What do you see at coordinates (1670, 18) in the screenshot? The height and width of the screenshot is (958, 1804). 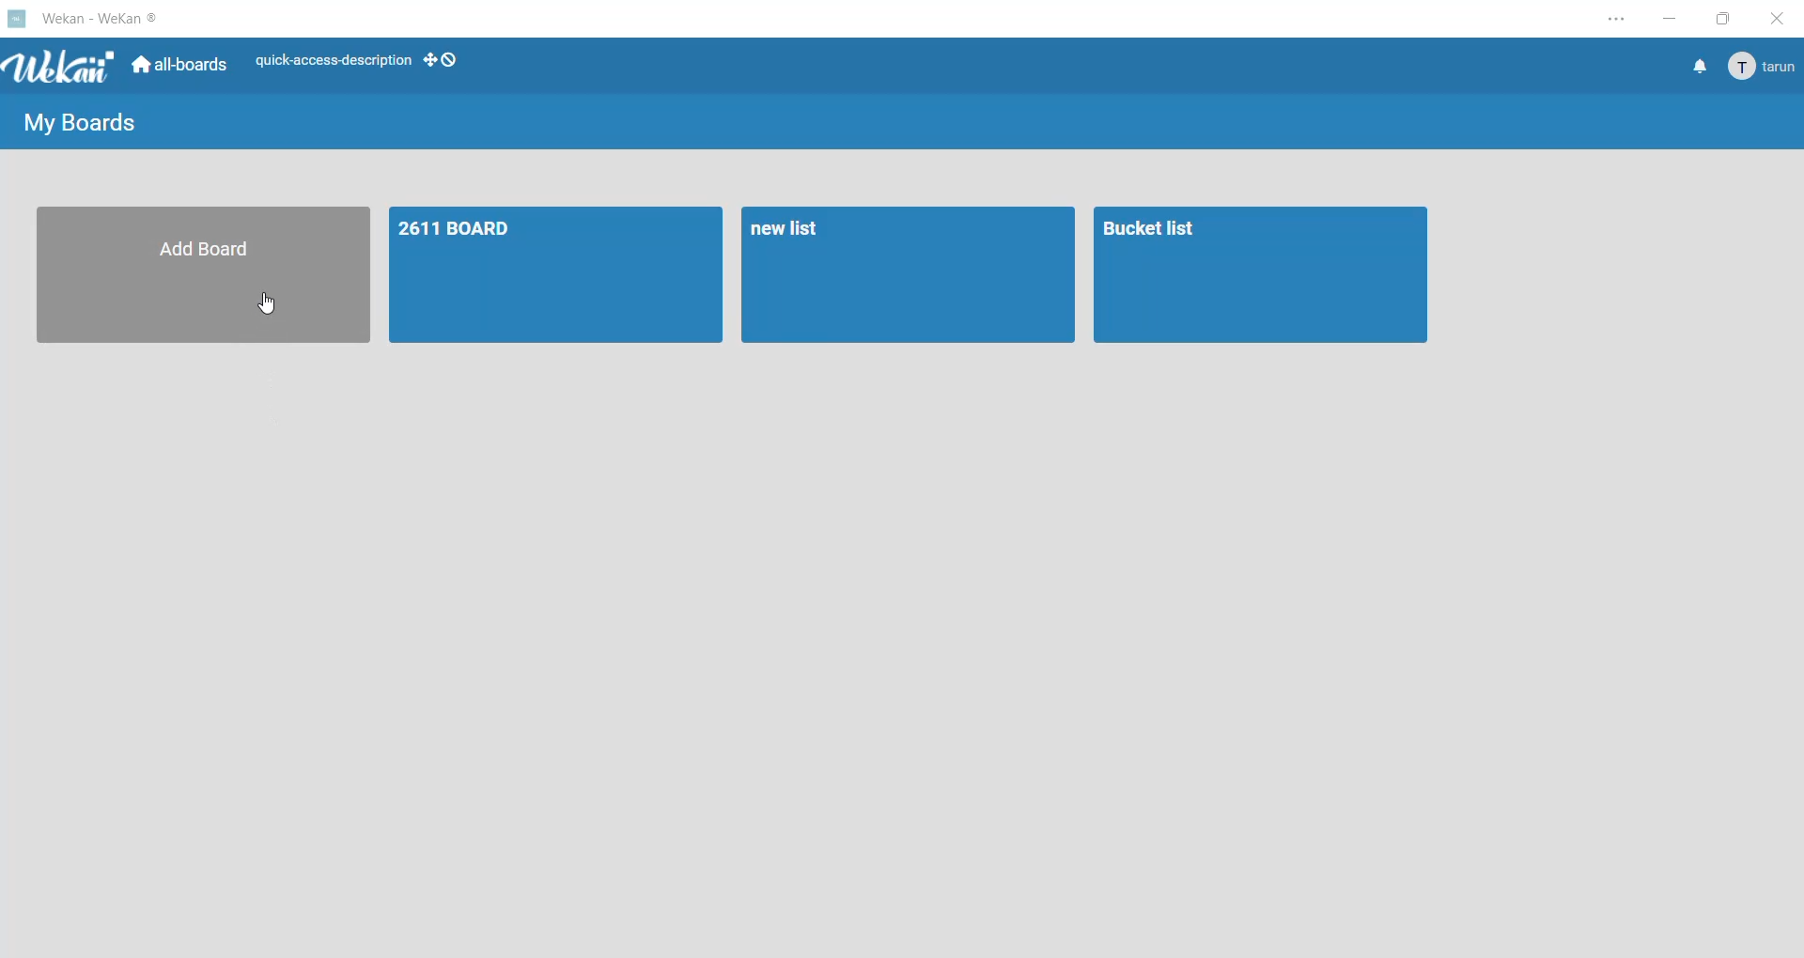 I see `minimize` at bounding box center [1670, 18].